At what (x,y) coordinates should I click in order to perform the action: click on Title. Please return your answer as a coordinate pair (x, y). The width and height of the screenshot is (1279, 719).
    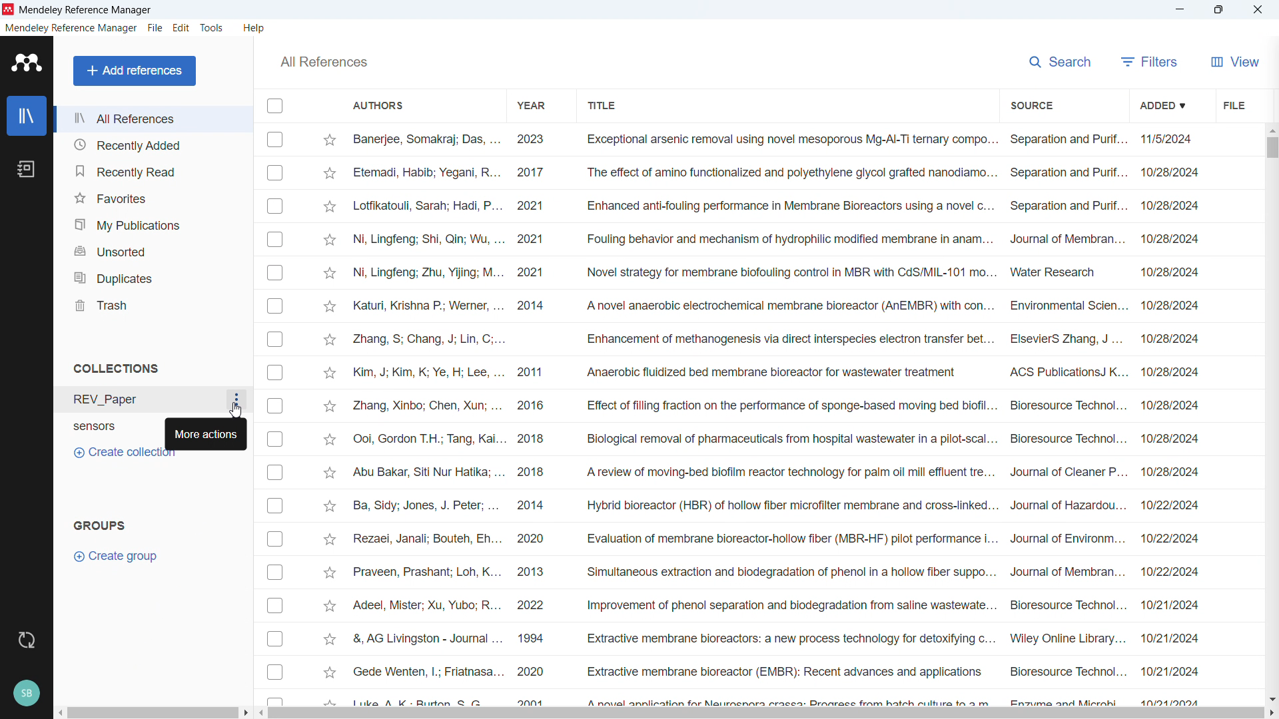
    Looking at the image, I should click on (601, 104).